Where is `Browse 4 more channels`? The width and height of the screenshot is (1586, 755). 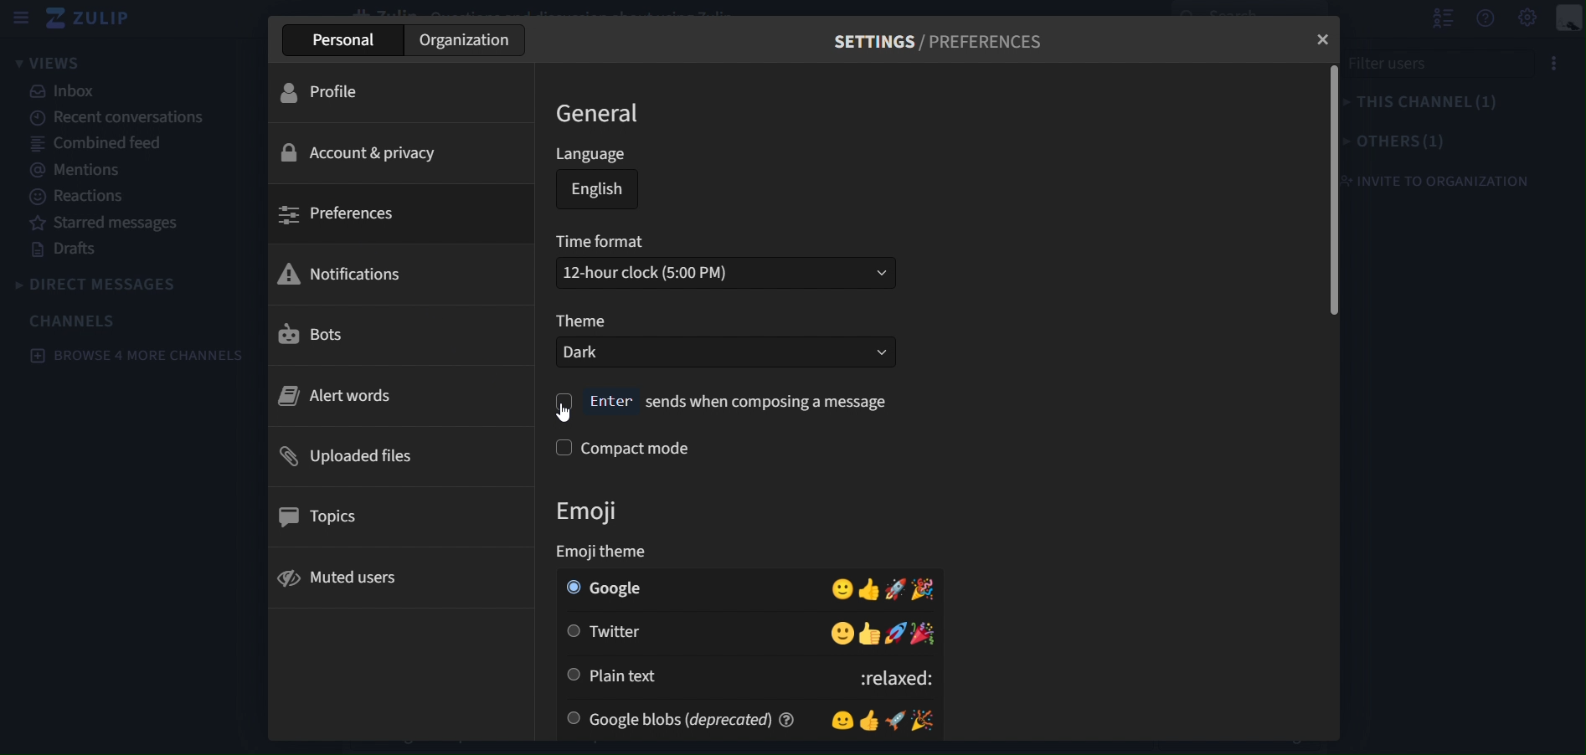
Browse 4 more channels is located at coordinates (134, 358).